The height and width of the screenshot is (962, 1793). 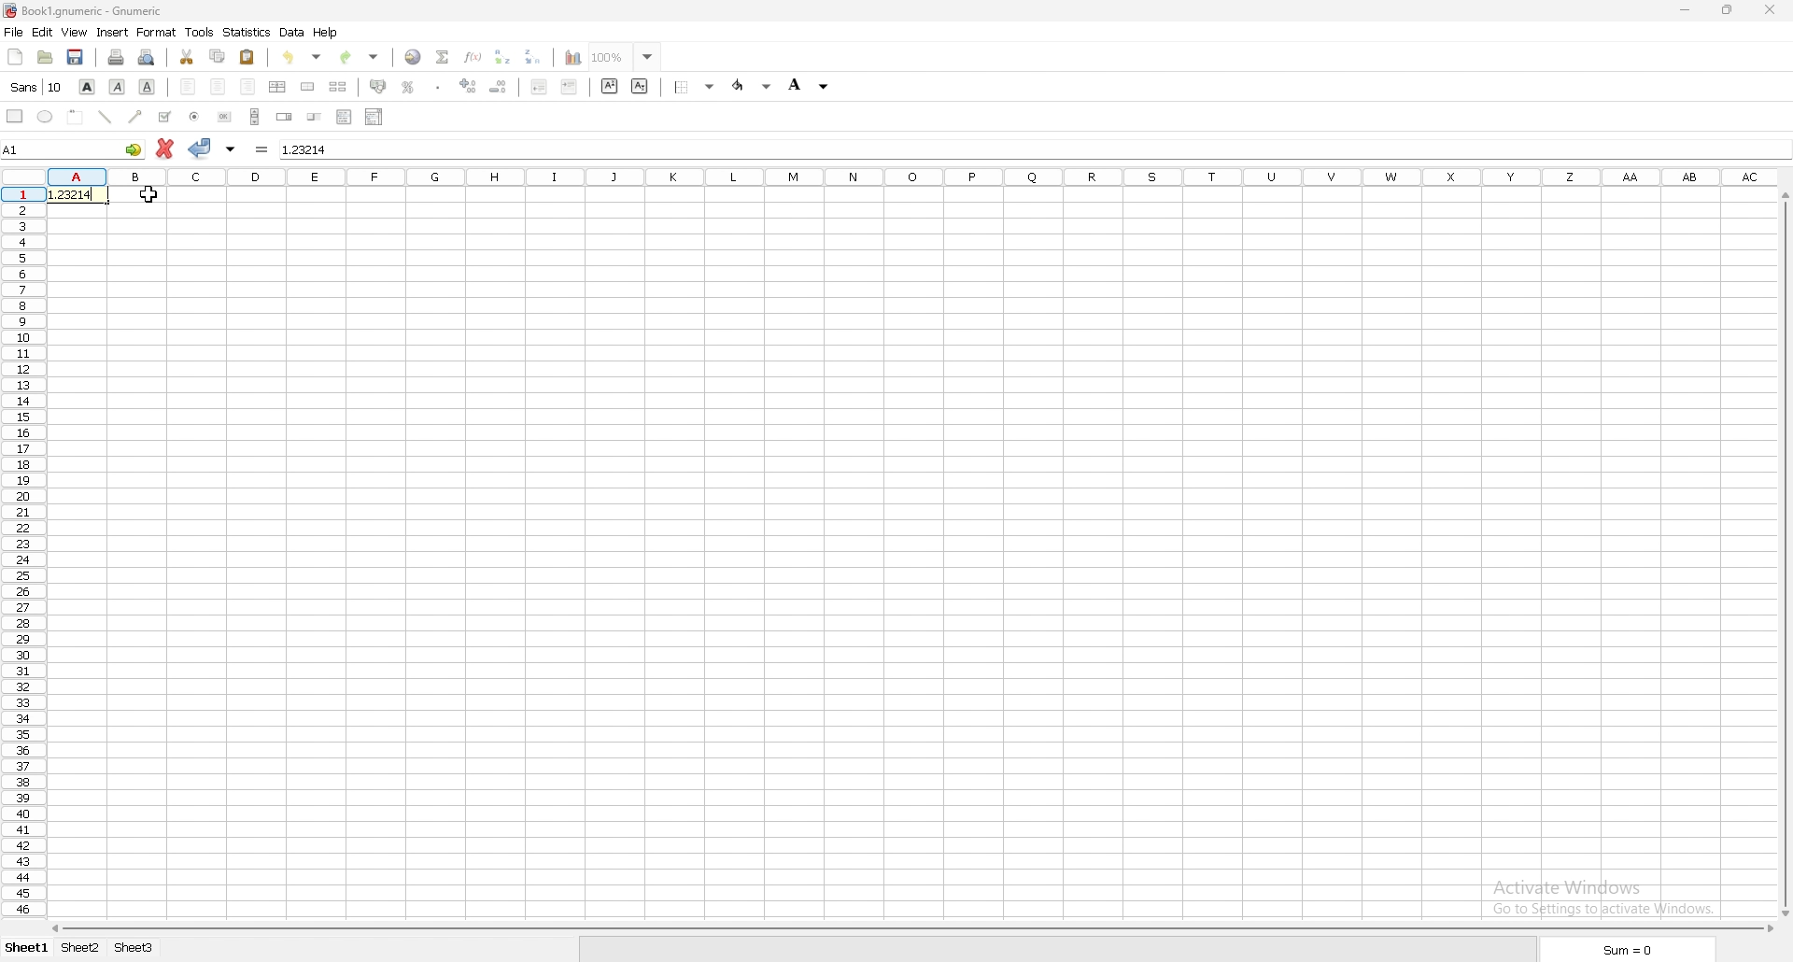 What do you see at coordinates (278, 87) in the screenshot?
I see `centre horizontally` at bounding box center [278, 87].